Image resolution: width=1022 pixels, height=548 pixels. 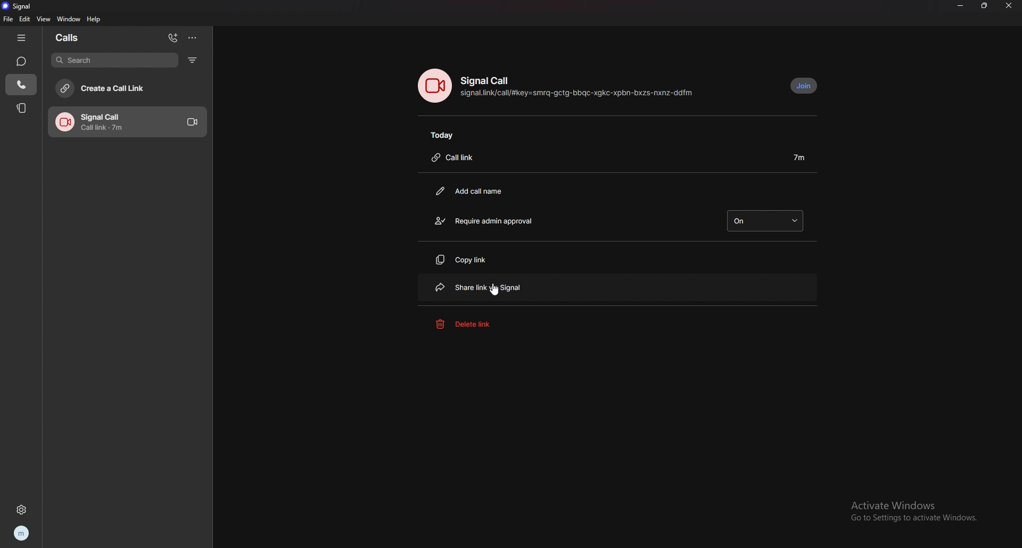 What do you see at coordinates (488, 220) in the screenshot?
I see `require admin approval` at bounding box center [488, 220].